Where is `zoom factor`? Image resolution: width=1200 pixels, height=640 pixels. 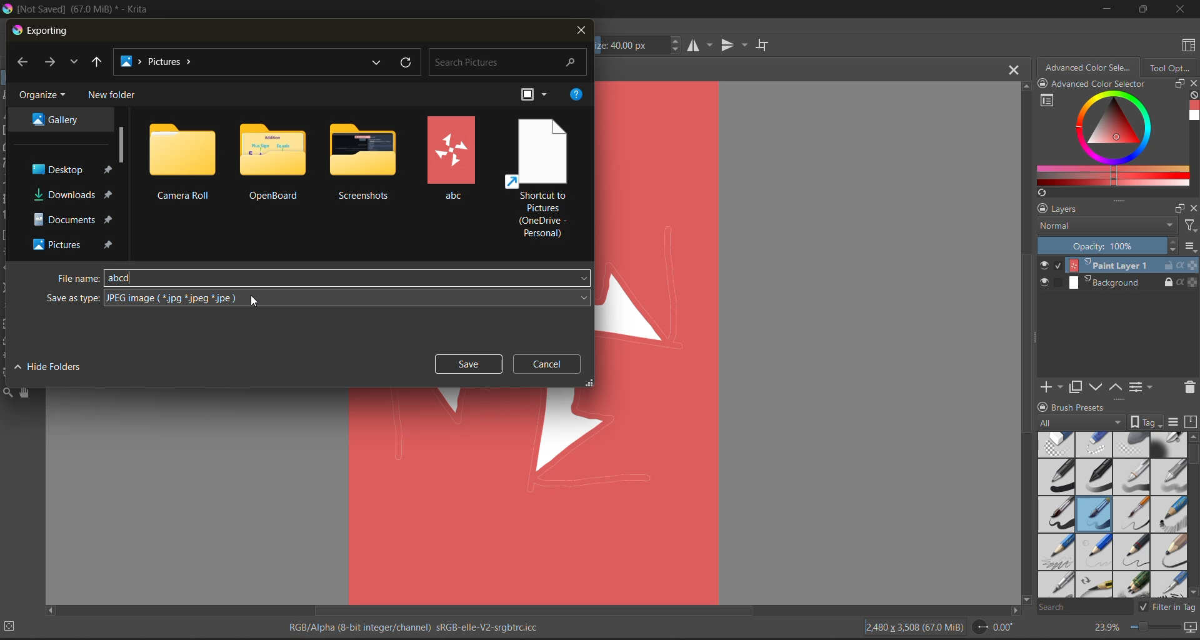 zoom factor is located at coordinates (1108, 627).